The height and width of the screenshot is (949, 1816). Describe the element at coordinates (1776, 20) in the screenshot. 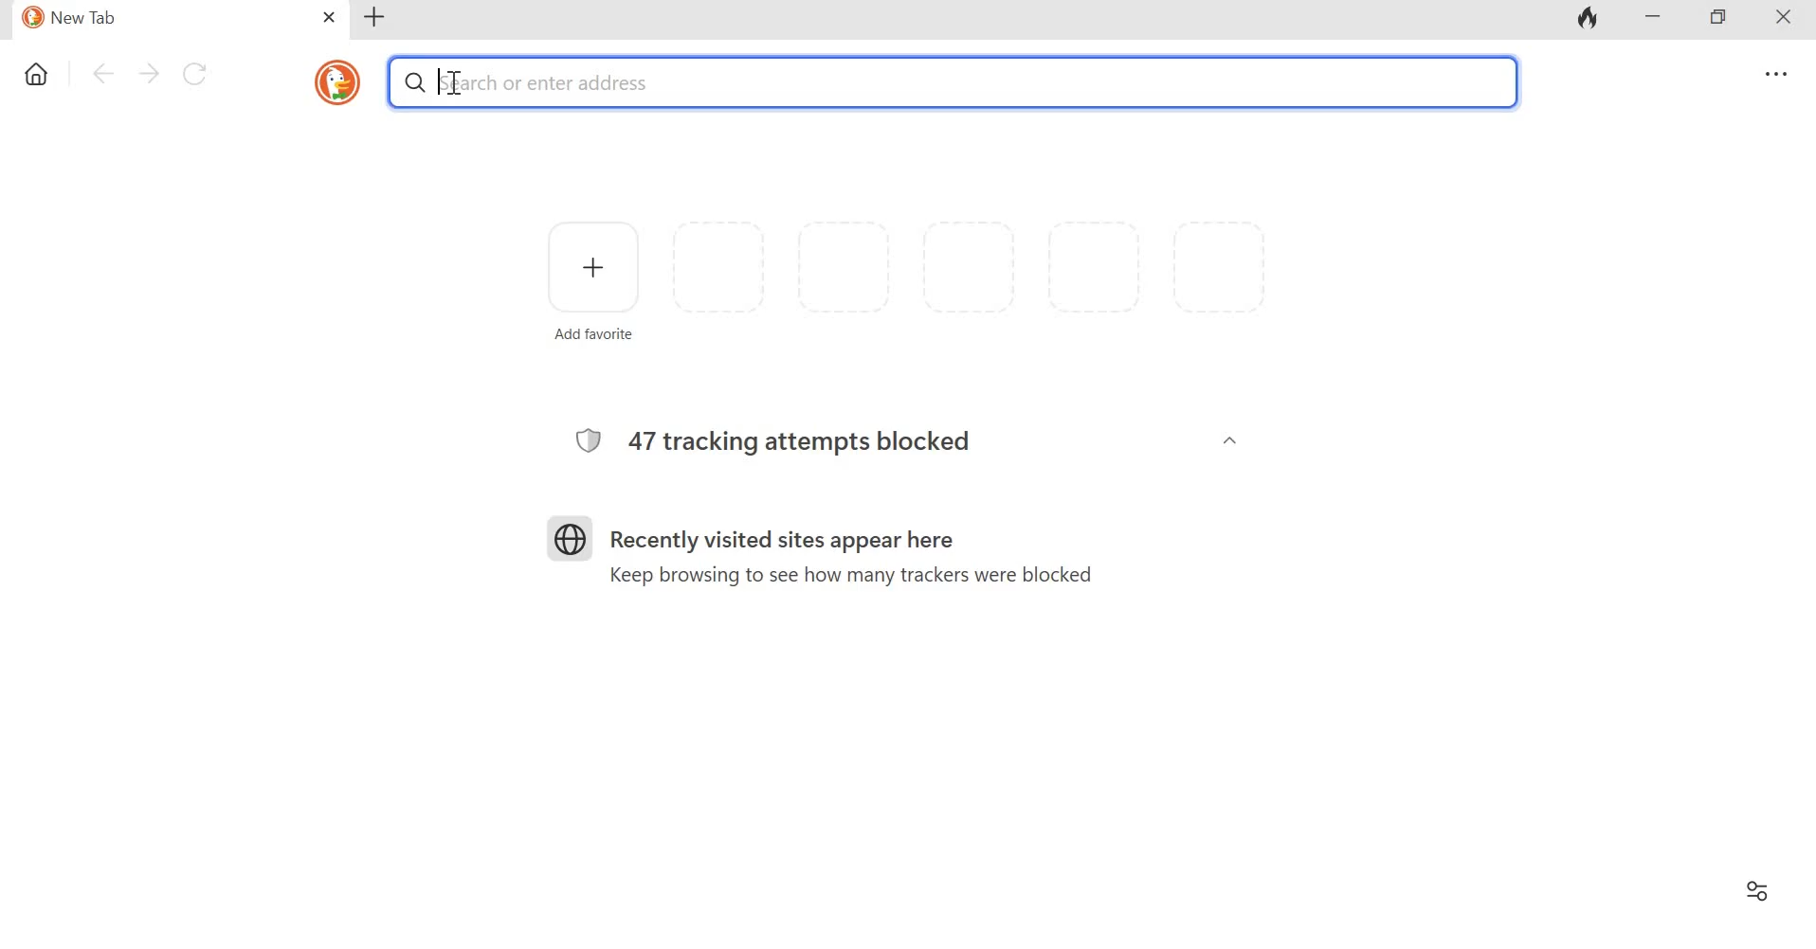

I see `Close` at that location.